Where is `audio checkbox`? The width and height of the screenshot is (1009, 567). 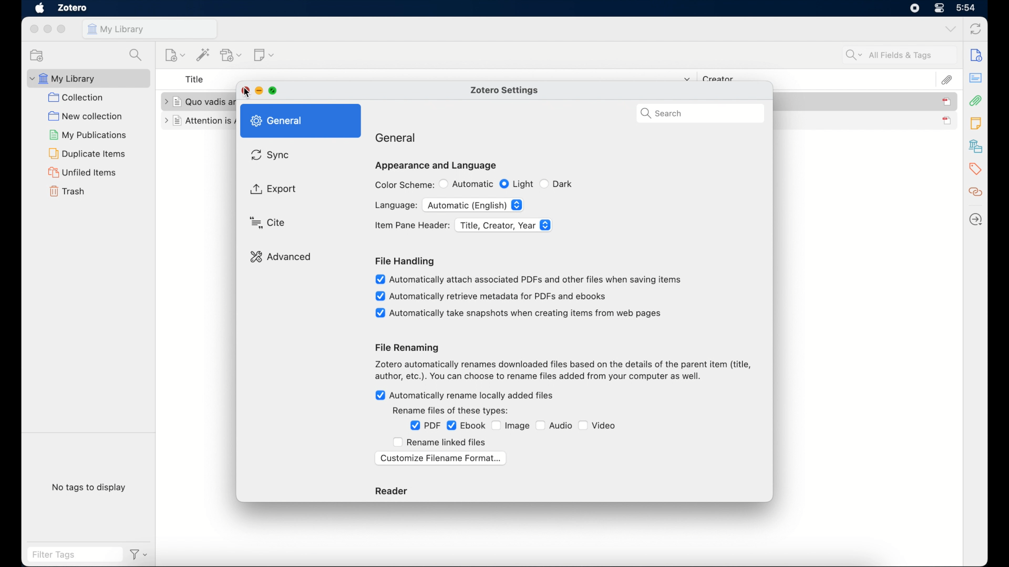
audio checkbox is located at coordinates (553, 425).